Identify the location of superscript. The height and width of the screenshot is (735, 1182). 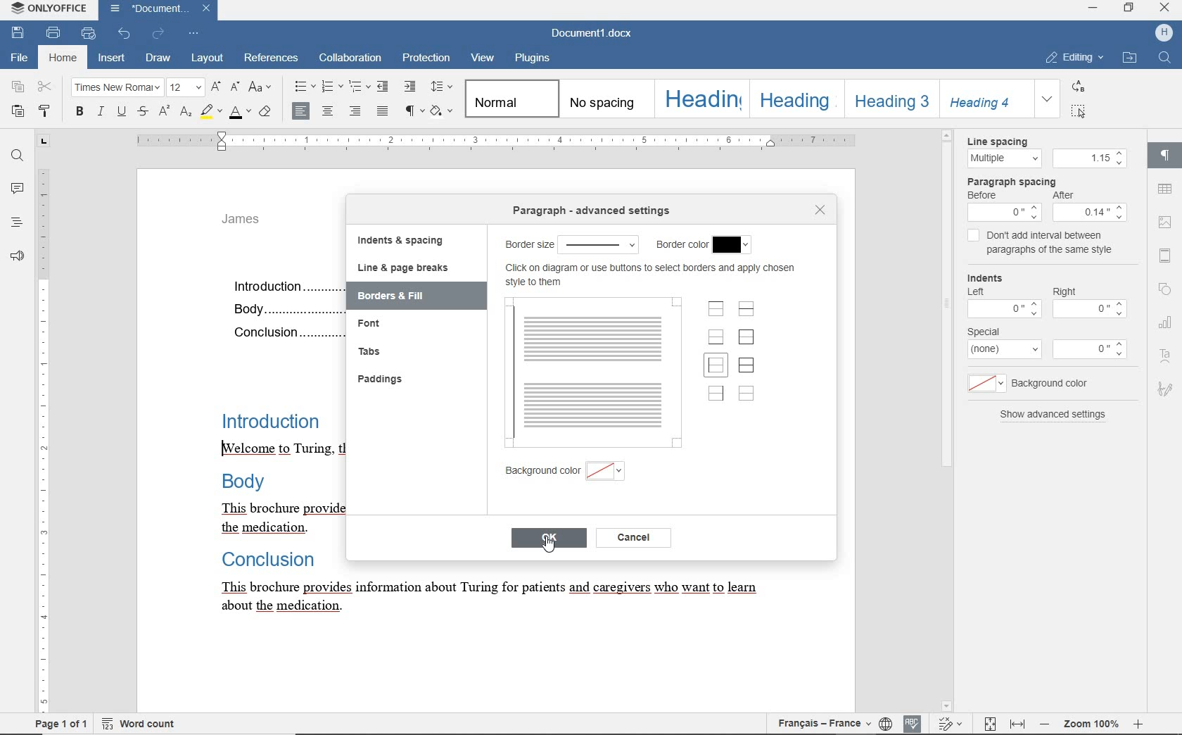
(165, 113).